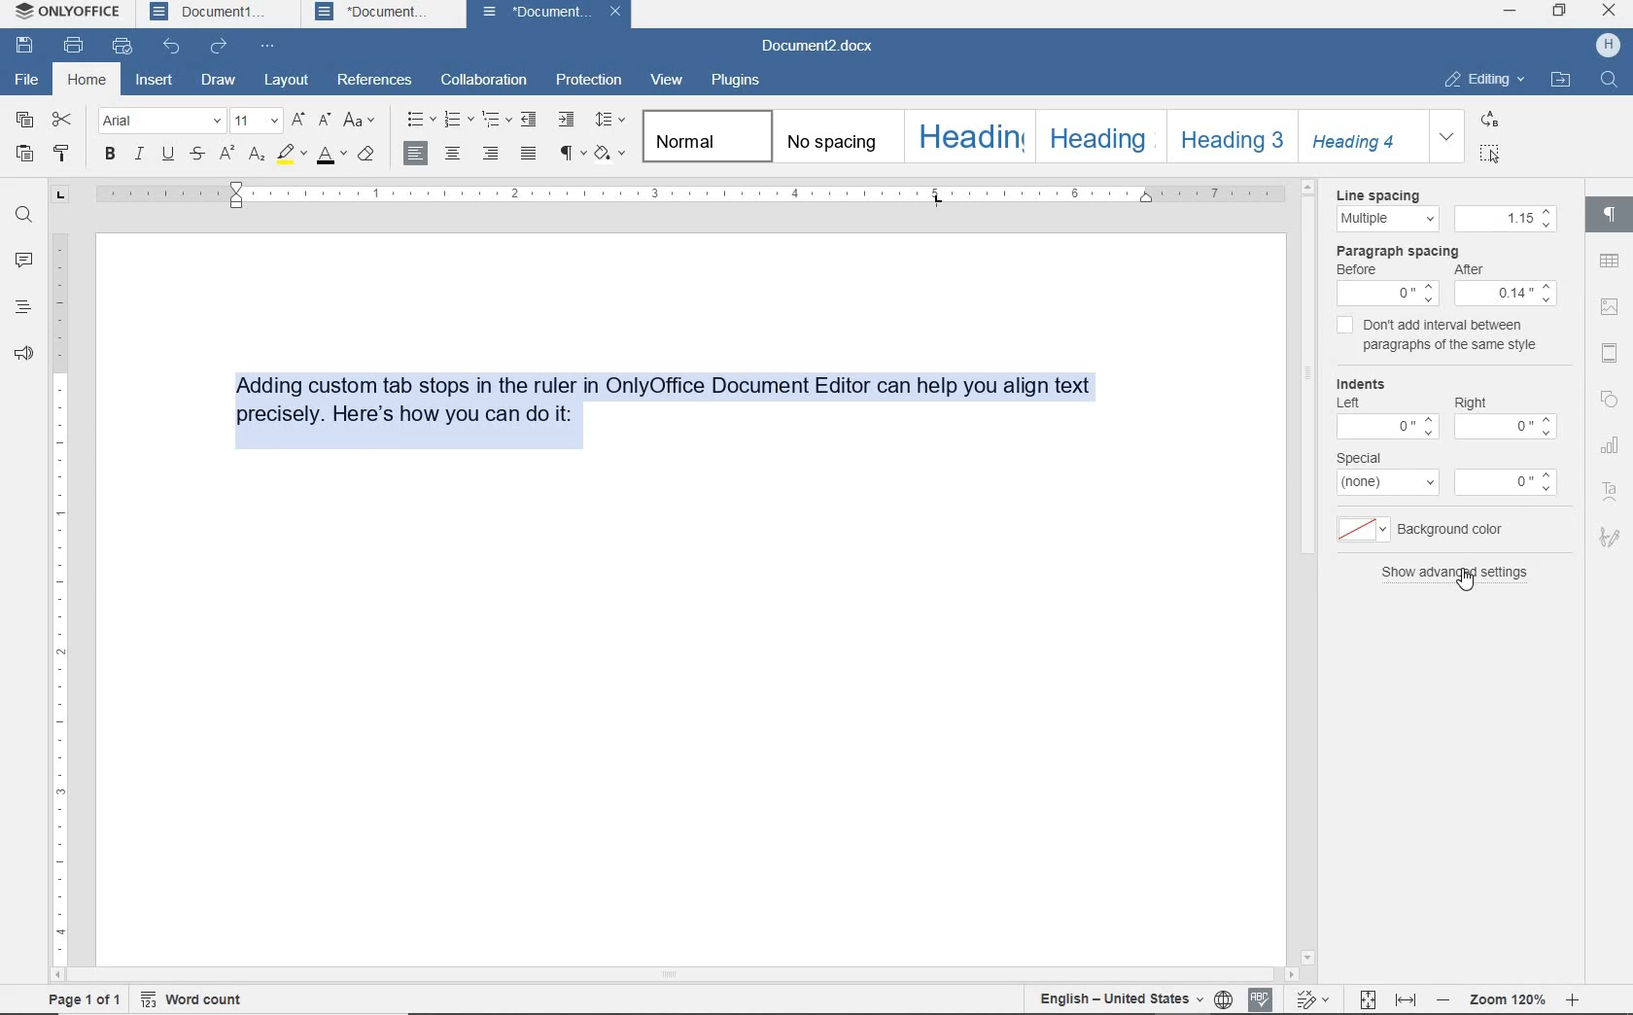  What do you see at coordinates (1614, 398) in the screenshot?
I see `shape` at bounding box center [1614, 398].